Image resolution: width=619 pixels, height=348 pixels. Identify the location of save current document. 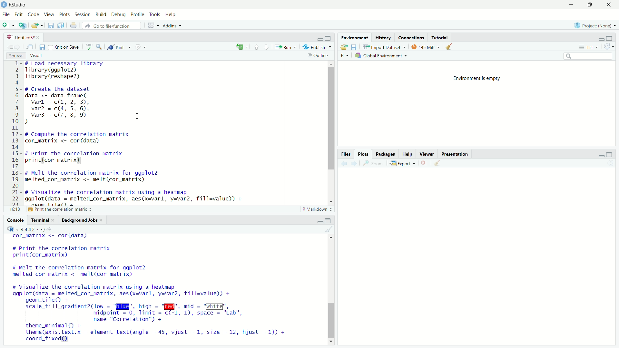
(43, 47).